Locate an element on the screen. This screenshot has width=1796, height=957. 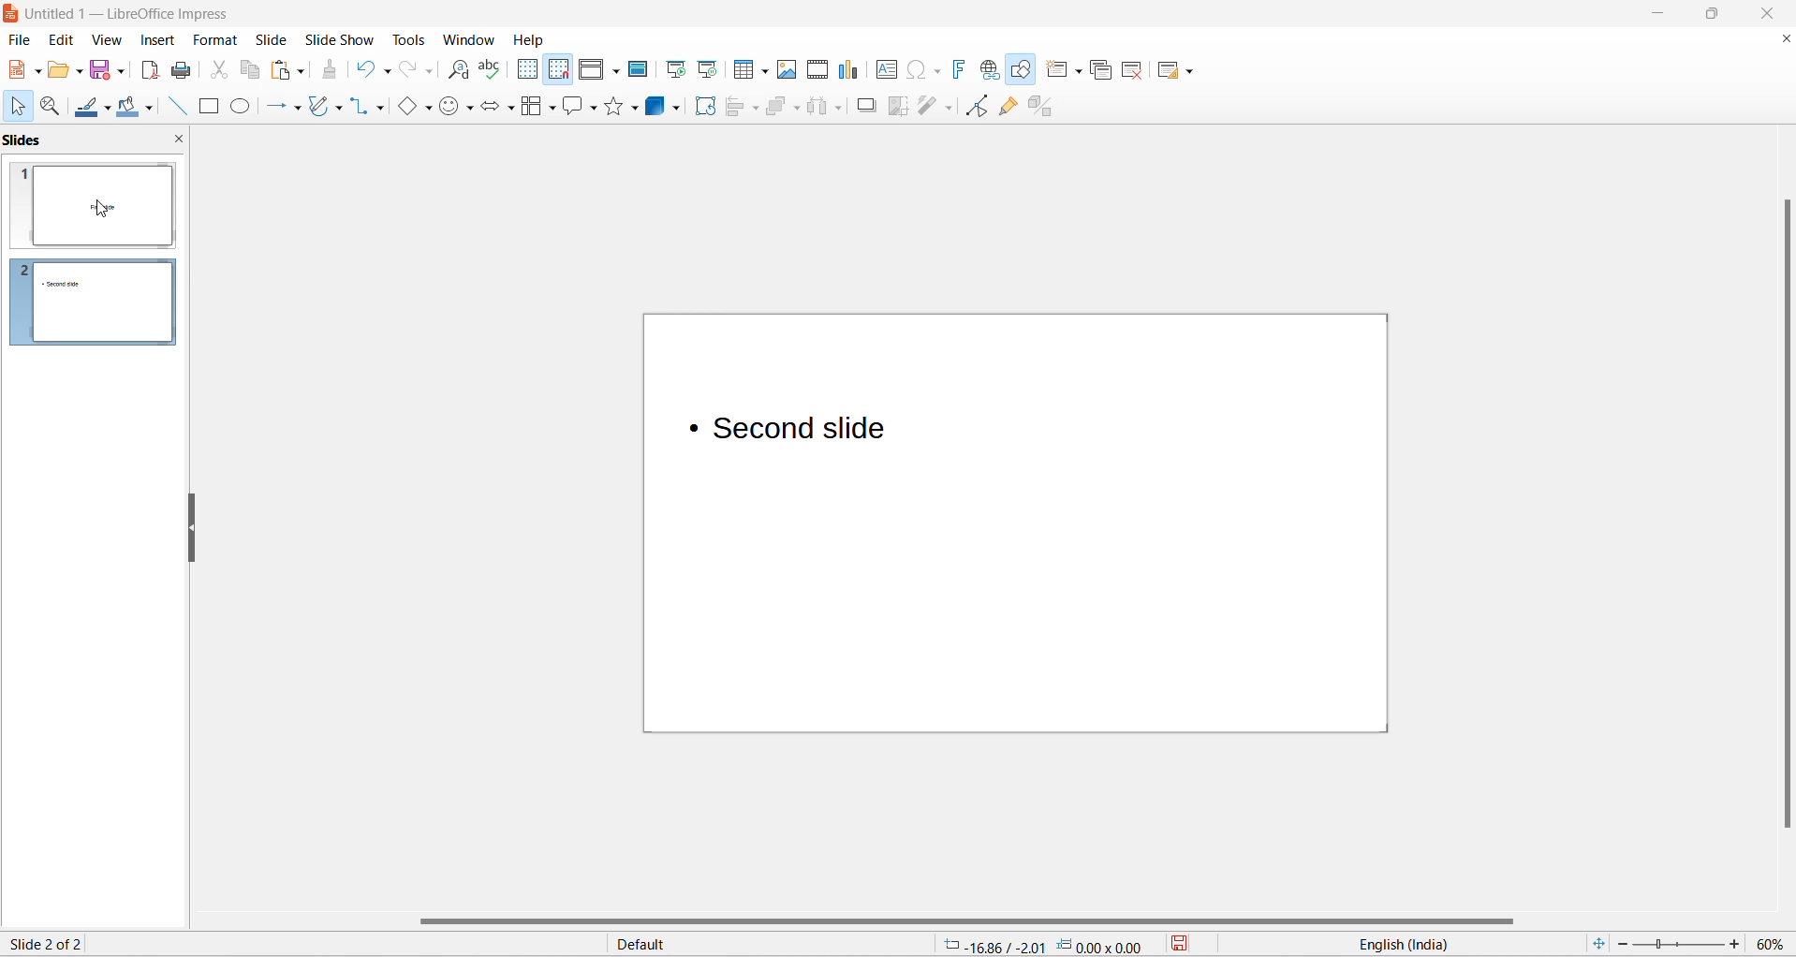
star is located at coordinates (611, 106).